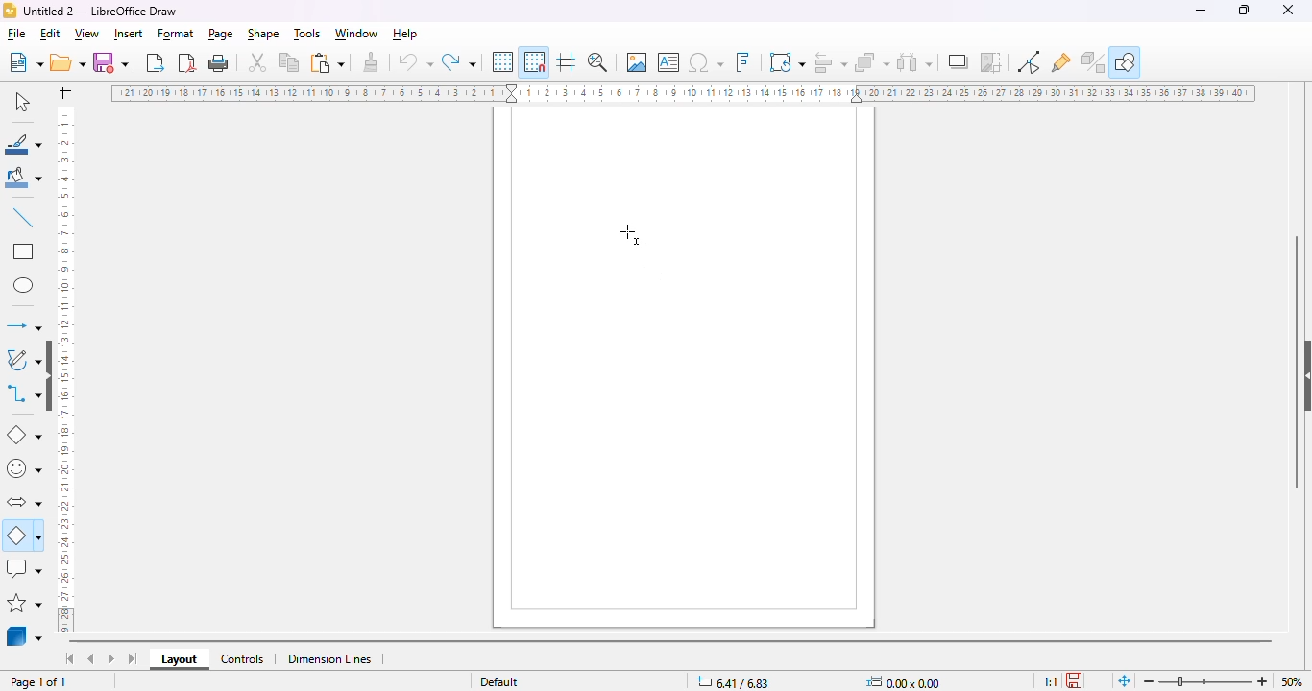  Describe the element at coordinates (668, 62) in the screenshot. I see `insert text box` at that location.